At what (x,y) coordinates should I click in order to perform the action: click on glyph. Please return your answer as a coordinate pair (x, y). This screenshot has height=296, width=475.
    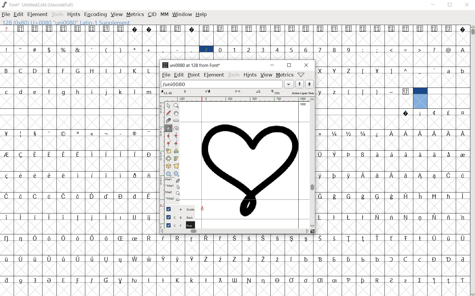
    Looking at the image, I should click on (448, 281).